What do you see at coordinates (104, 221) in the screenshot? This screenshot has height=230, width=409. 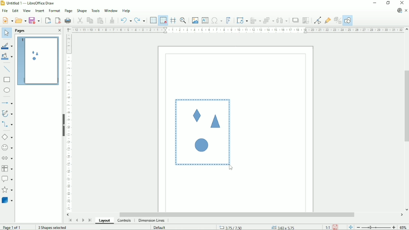 I see `Layout` at bounding box center [104, 221].